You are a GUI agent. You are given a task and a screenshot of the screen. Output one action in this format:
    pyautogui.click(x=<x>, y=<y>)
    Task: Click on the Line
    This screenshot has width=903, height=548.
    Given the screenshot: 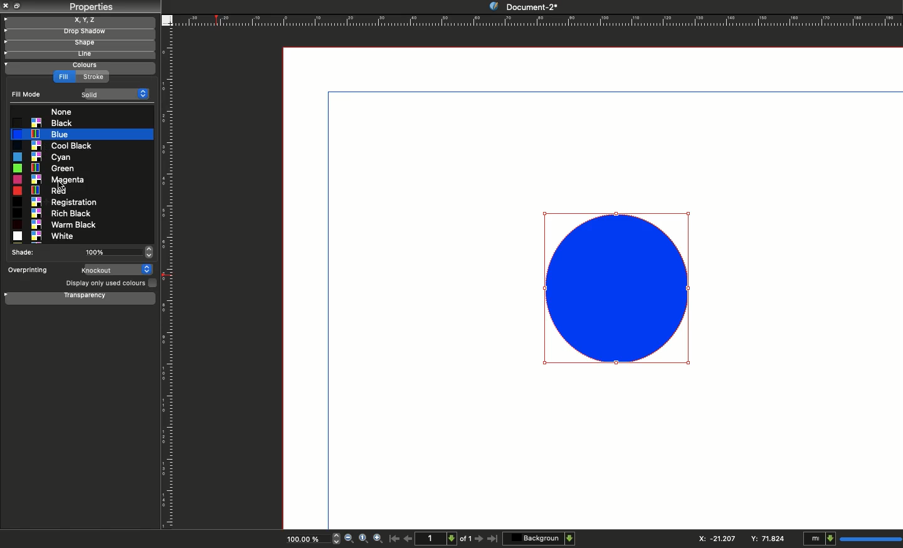 What is the action you would take?
    pyautogui.click(x=77, y=55)
    